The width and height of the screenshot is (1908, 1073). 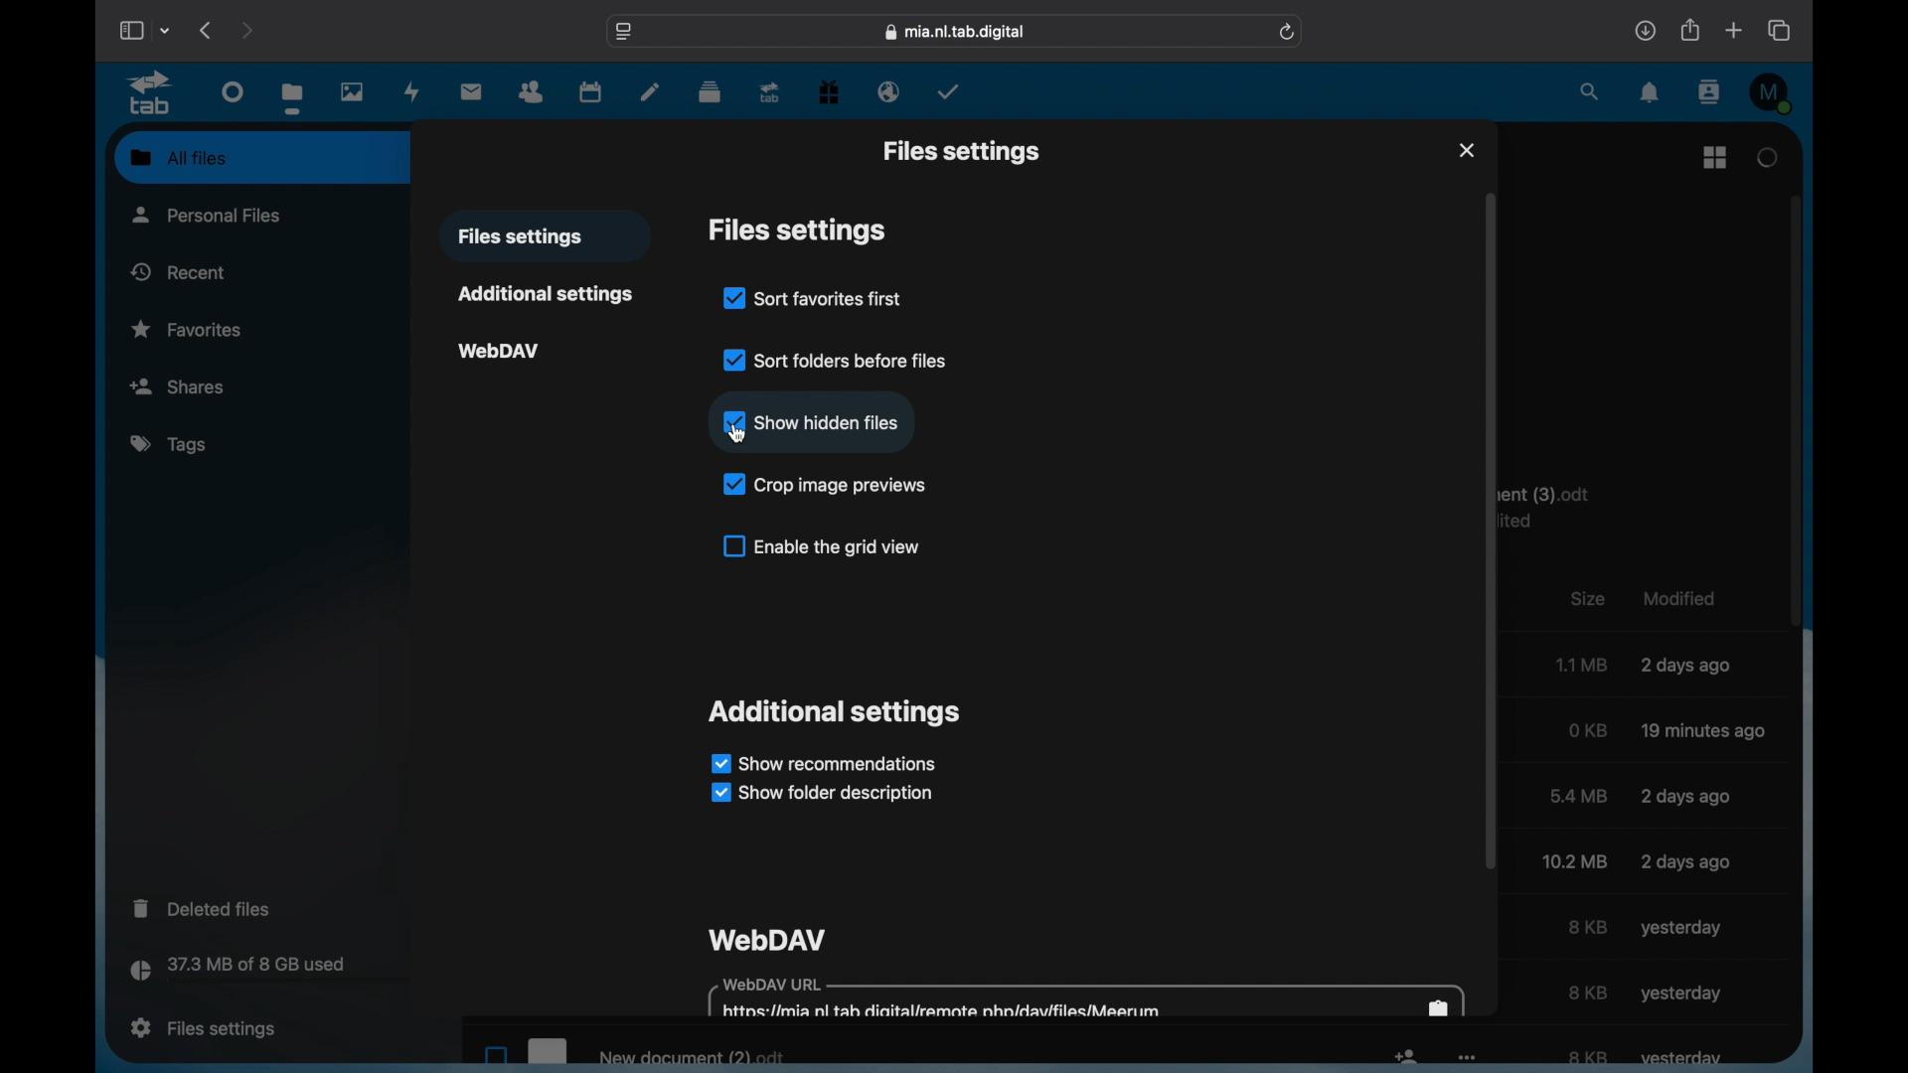 What do you see at coordinates (153, 93) in the screenshot?
I see `tab` at bounding box center [153, 93].